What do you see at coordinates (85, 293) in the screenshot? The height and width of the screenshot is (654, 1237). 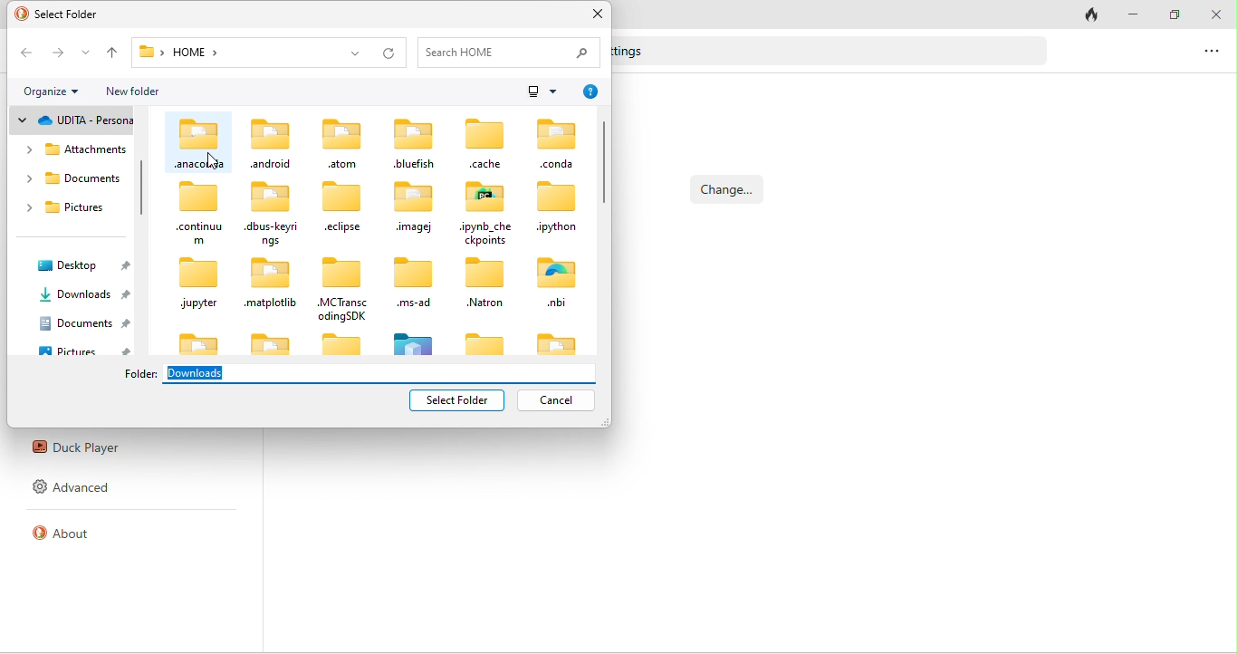 I see `downloads` at bounding box center [85, 293].